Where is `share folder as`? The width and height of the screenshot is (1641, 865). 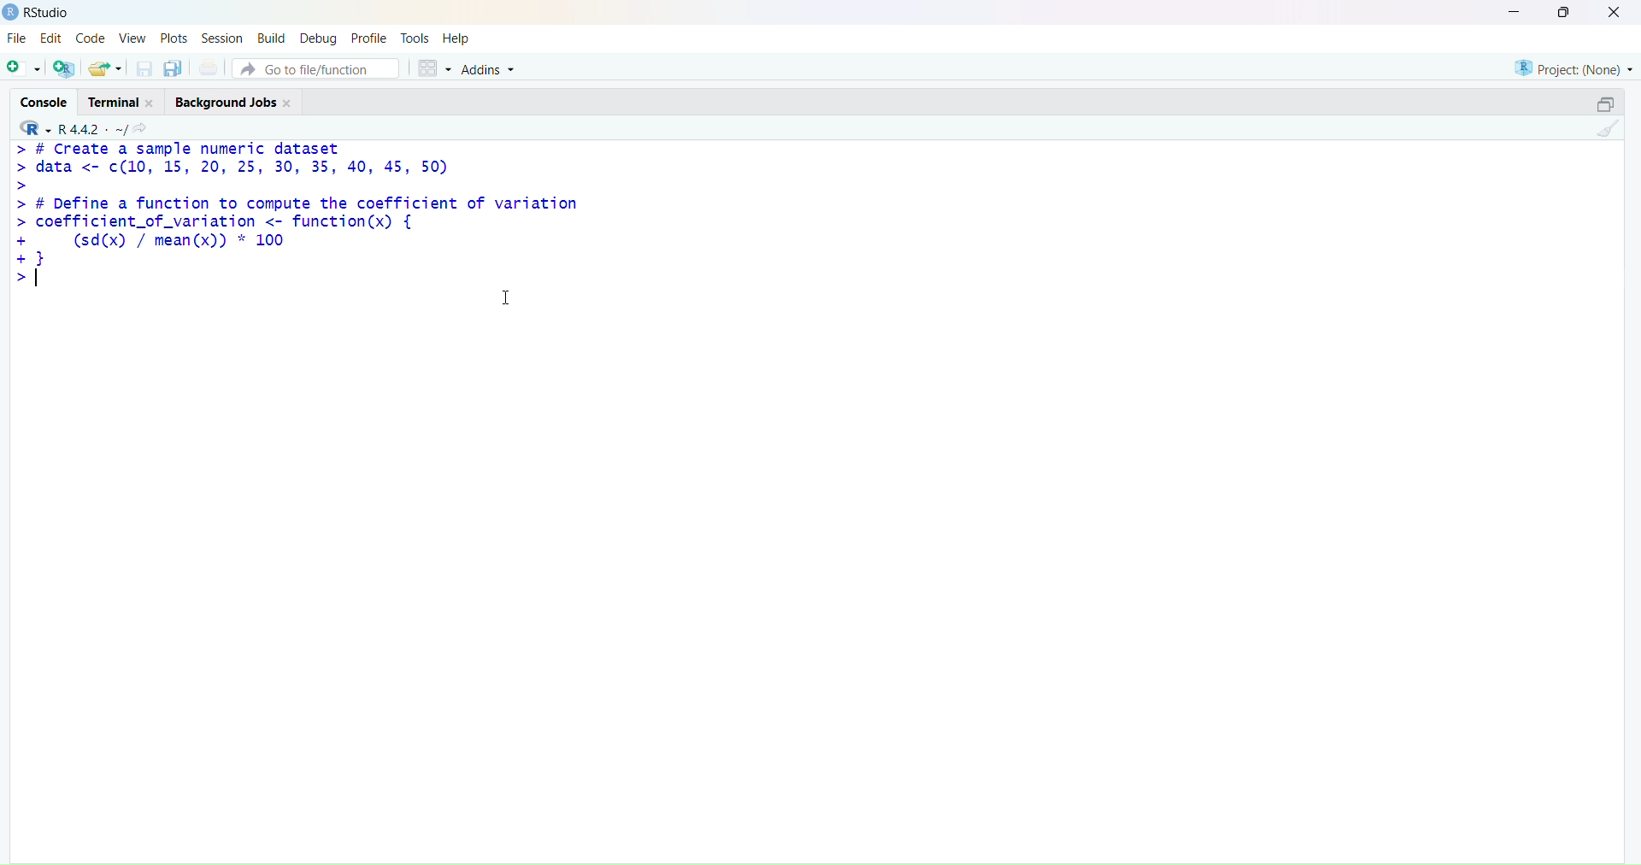
share folder as is located at coordinates (106, 68).